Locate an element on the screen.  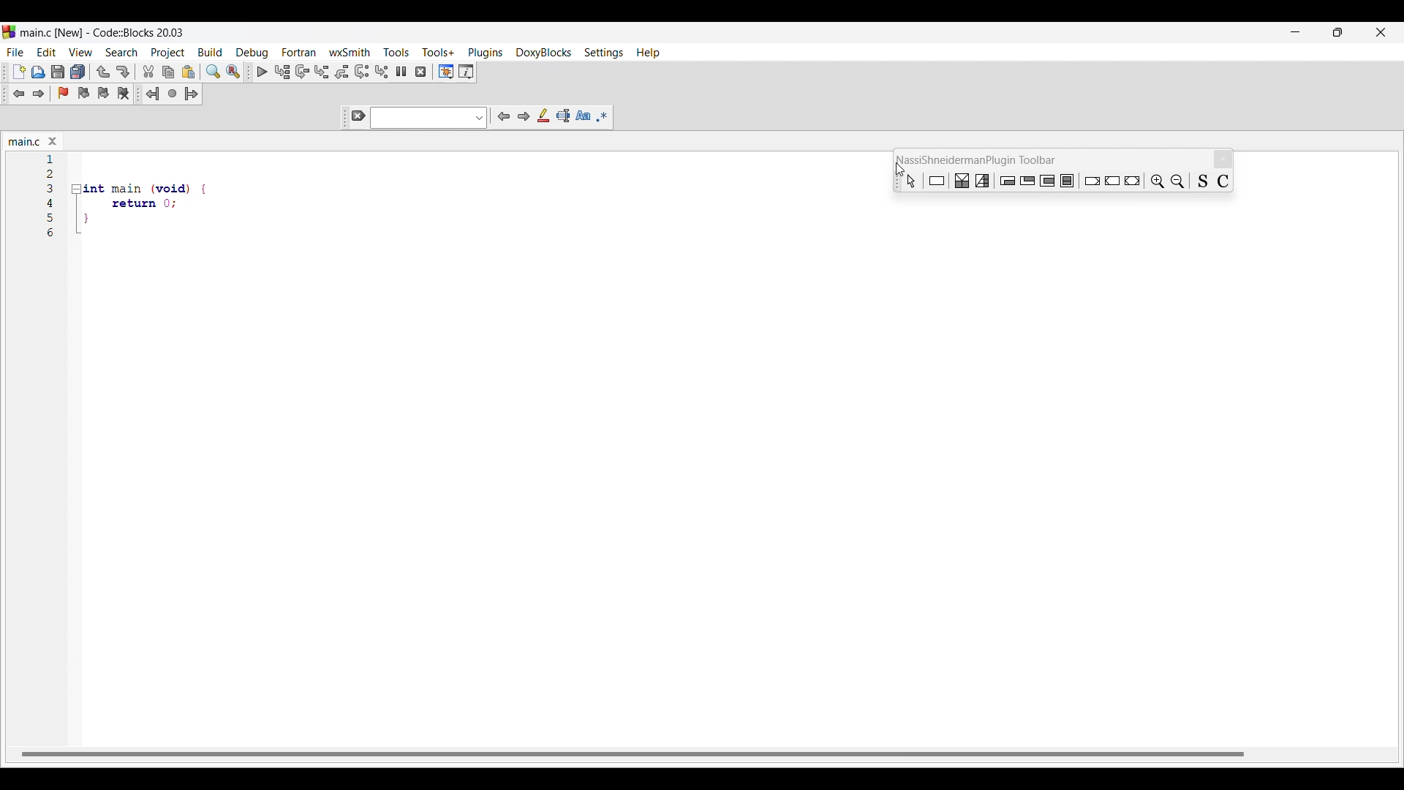
 is located at coordinates (1028, 181).